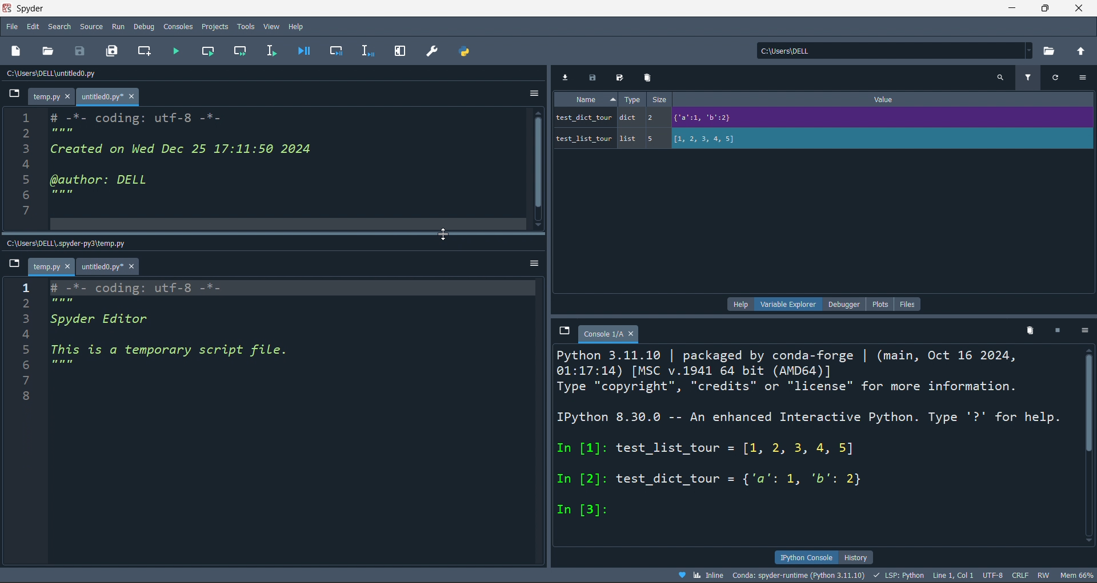 The height and width of the screenshot is (583, 1097). What do you see at coordinates (1000, 78) in the screenshot?
I see `search variables` at bounding box center [1000, 78].